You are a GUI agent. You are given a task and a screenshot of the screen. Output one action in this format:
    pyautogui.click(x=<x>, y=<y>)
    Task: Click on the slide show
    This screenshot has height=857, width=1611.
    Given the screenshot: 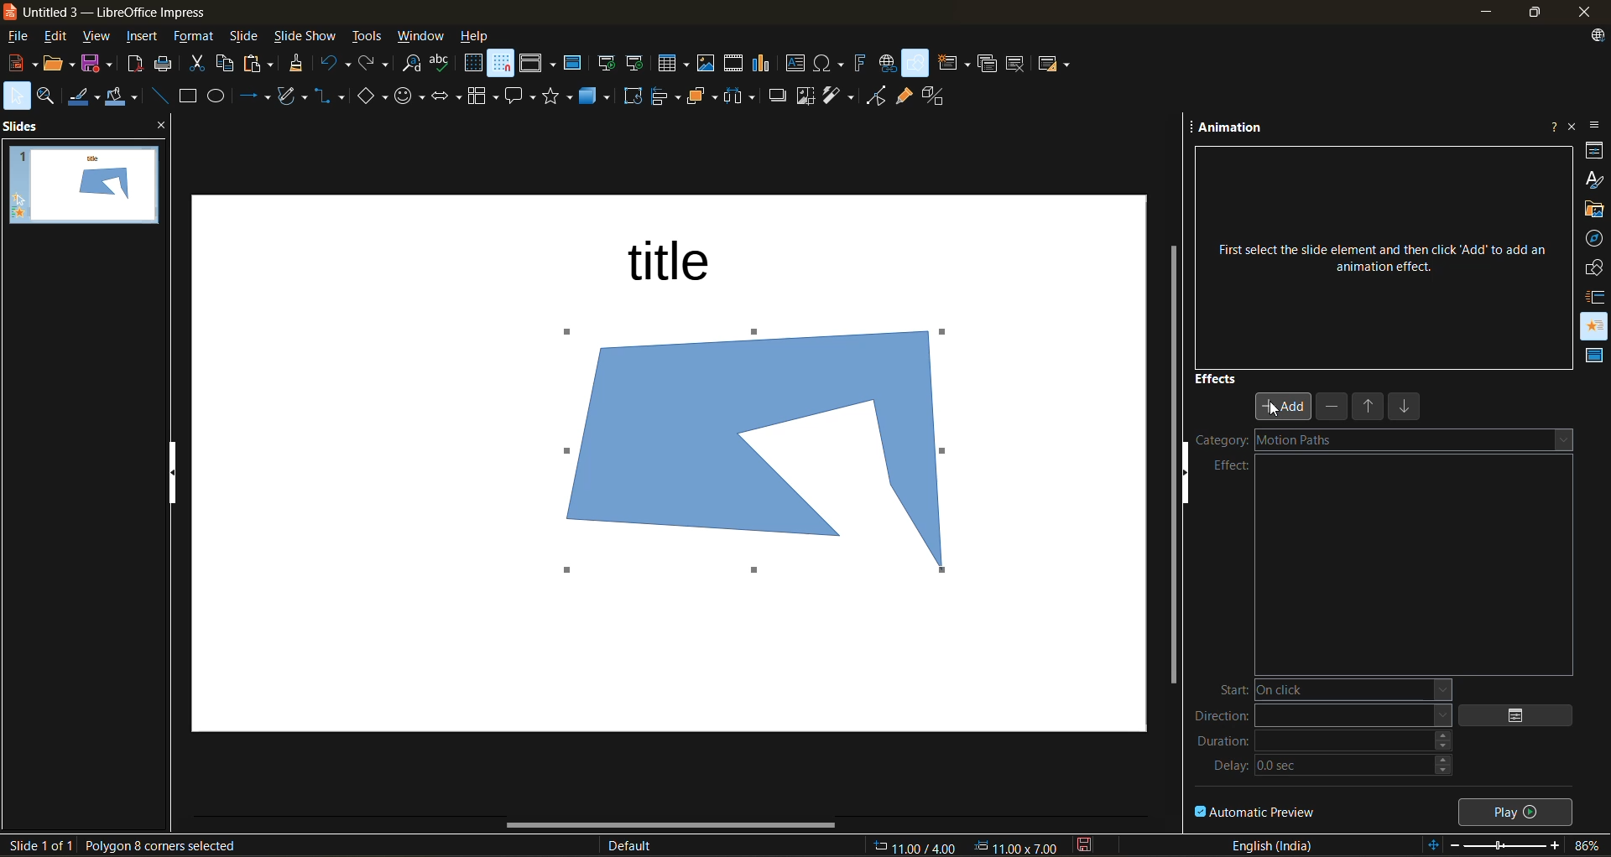 What is the action you would take?
    pyautogui.click(x=305, y=38)
    